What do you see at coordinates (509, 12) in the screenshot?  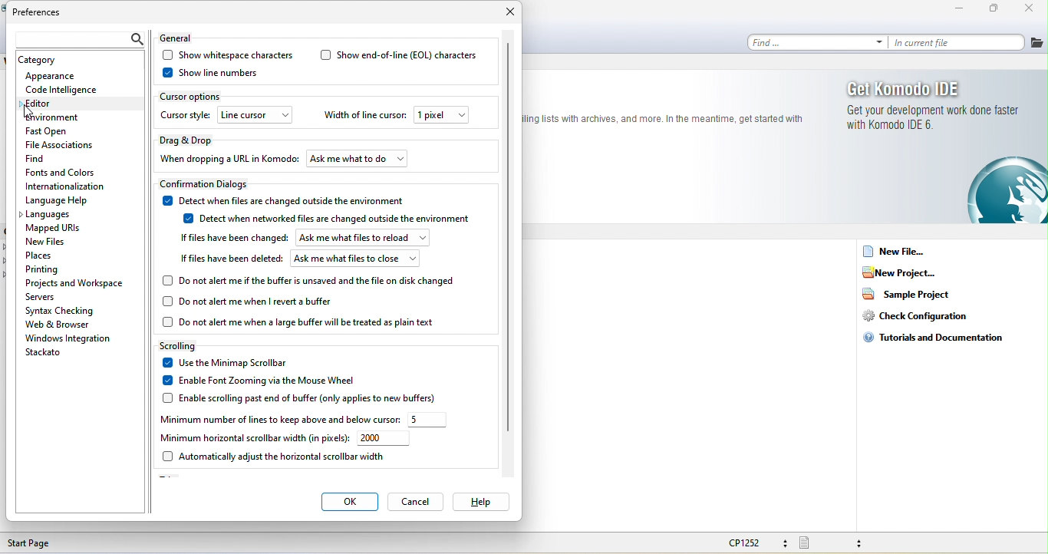 I see `close` at bounding box center [509, 12].